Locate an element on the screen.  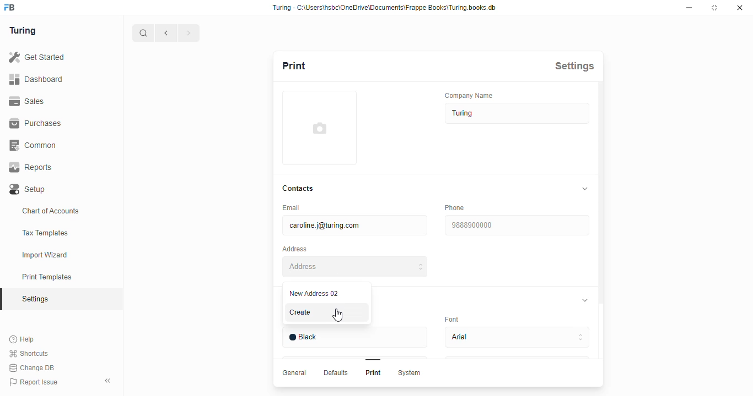
company name is located at coordinates (469, 95).